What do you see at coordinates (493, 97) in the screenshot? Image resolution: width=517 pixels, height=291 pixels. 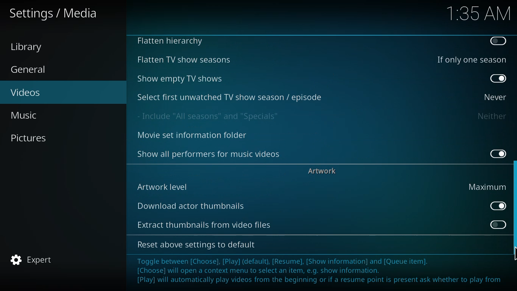 I see `never` at bounding box center [493, 97].